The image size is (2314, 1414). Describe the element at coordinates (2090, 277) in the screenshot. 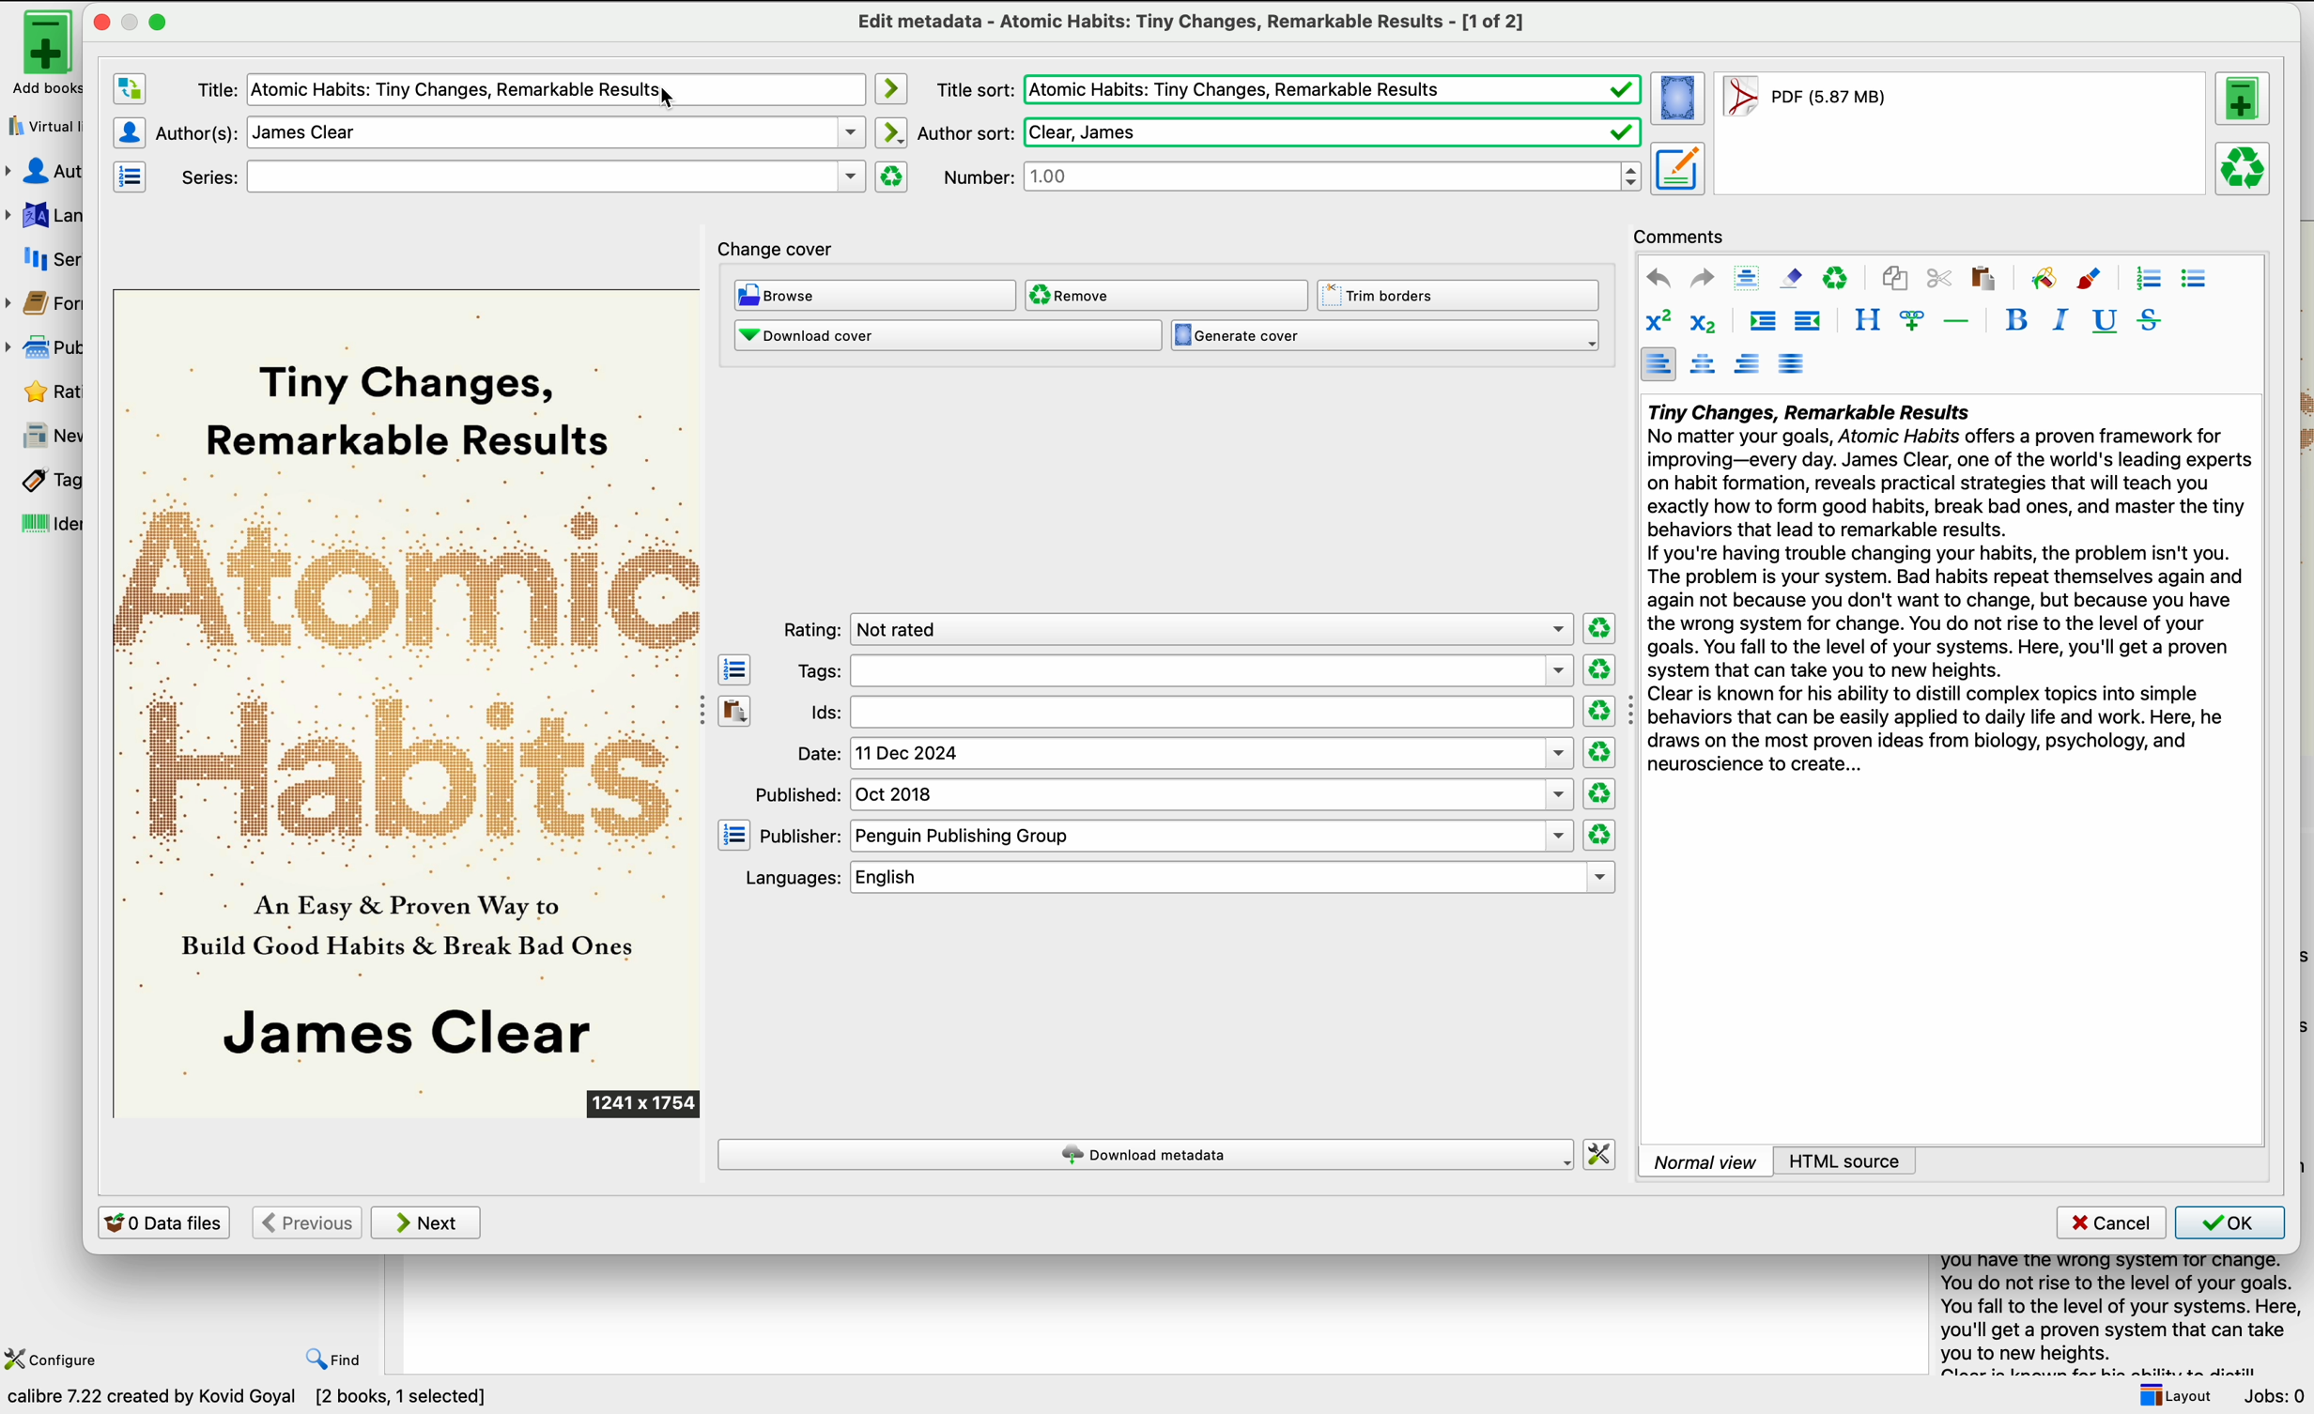

I see `foreground color` at that location.